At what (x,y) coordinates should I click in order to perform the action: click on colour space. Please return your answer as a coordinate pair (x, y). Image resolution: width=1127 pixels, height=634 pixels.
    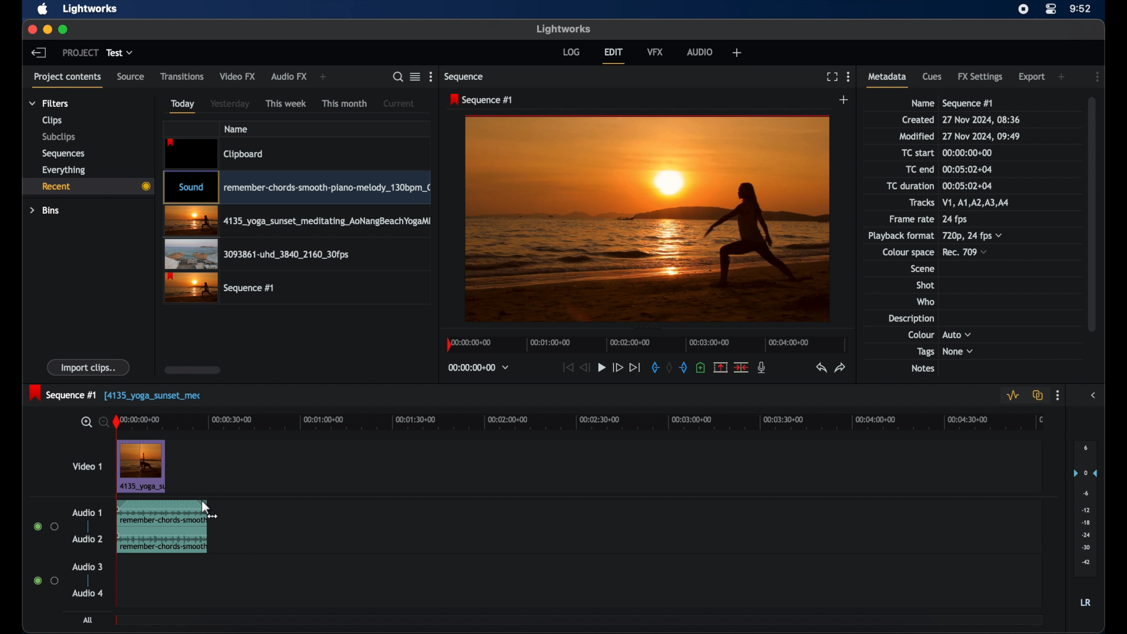
    Looking at the image, I should click on (908, 252).